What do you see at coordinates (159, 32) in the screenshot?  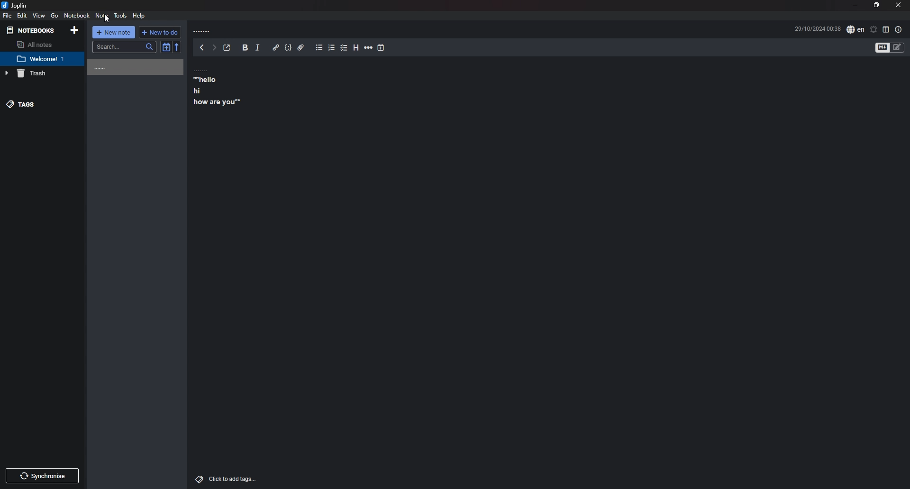 I see `New to do` at bounding box center [159, 32].